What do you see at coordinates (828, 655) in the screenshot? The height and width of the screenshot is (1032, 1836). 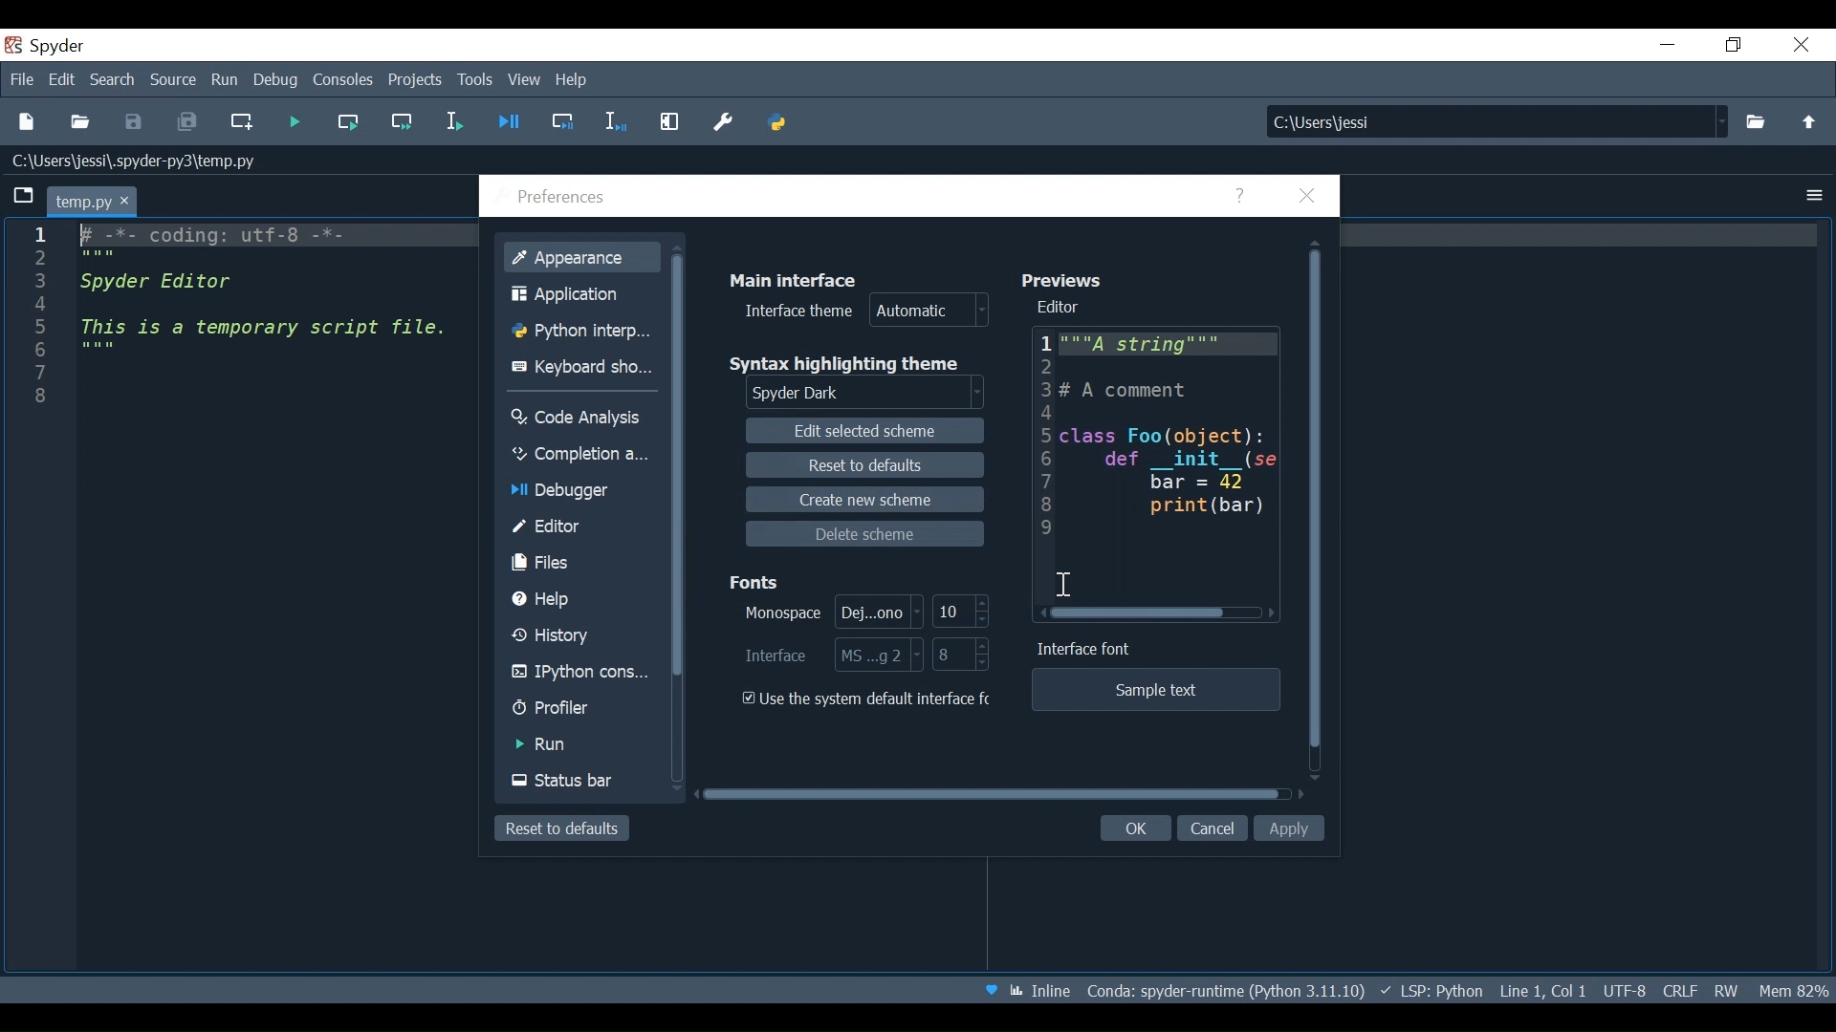 I see `Interface fonts` at bounding box center [828, 655].